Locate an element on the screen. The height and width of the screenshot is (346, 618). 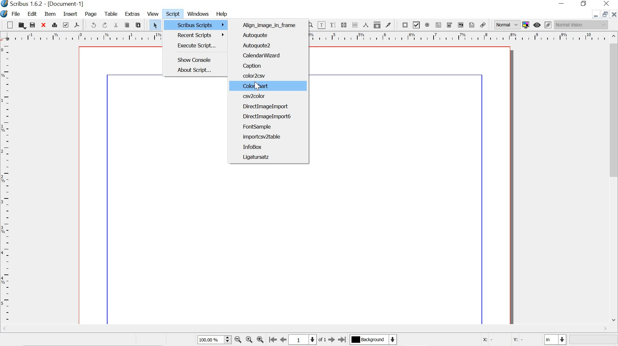
cut is located at coordinates (117, 25).